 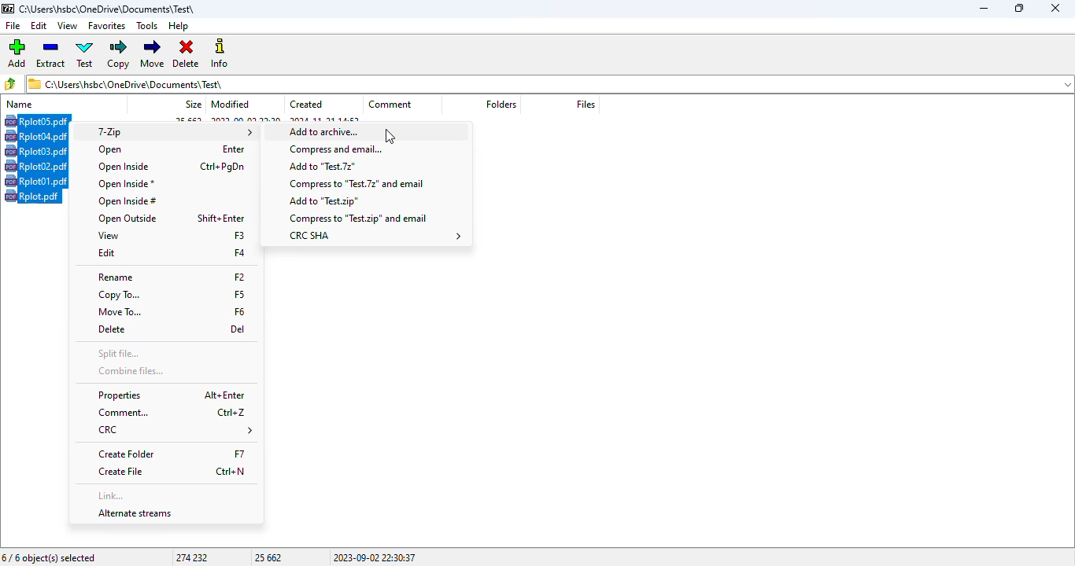 What do you see at coordinates (375, 557) in the screenshot?
I see `2023-09-02 22:30:37` at bounding box center [375, 557].